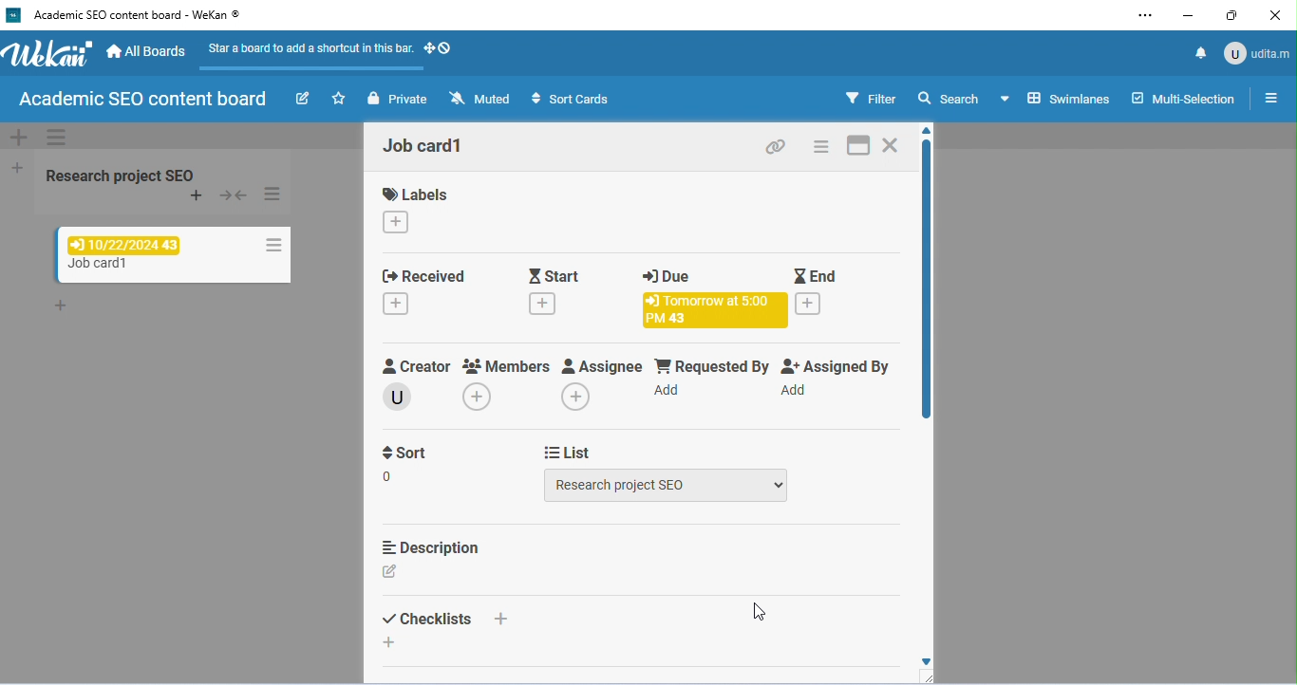 This screenshot has height=685, width=1297. Describe the element at coordinates (506, 362) in the screenshot. I see `members` at that location.